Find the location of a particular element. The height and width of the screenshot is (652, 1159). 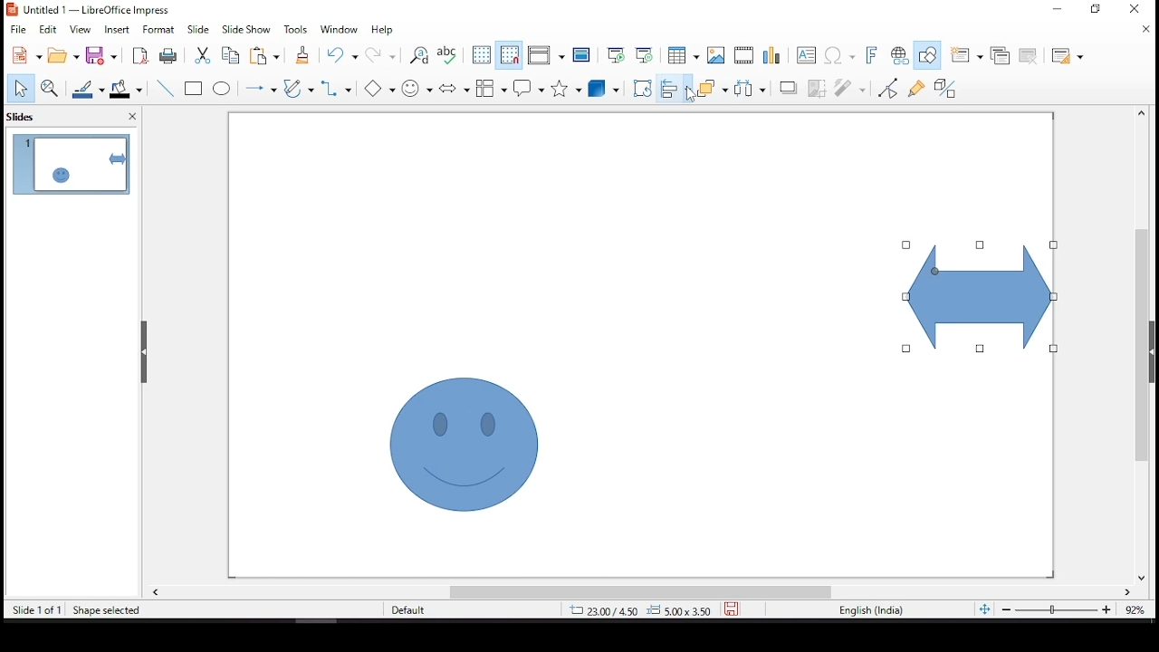

3D objects is located at coordinates (604, 90).